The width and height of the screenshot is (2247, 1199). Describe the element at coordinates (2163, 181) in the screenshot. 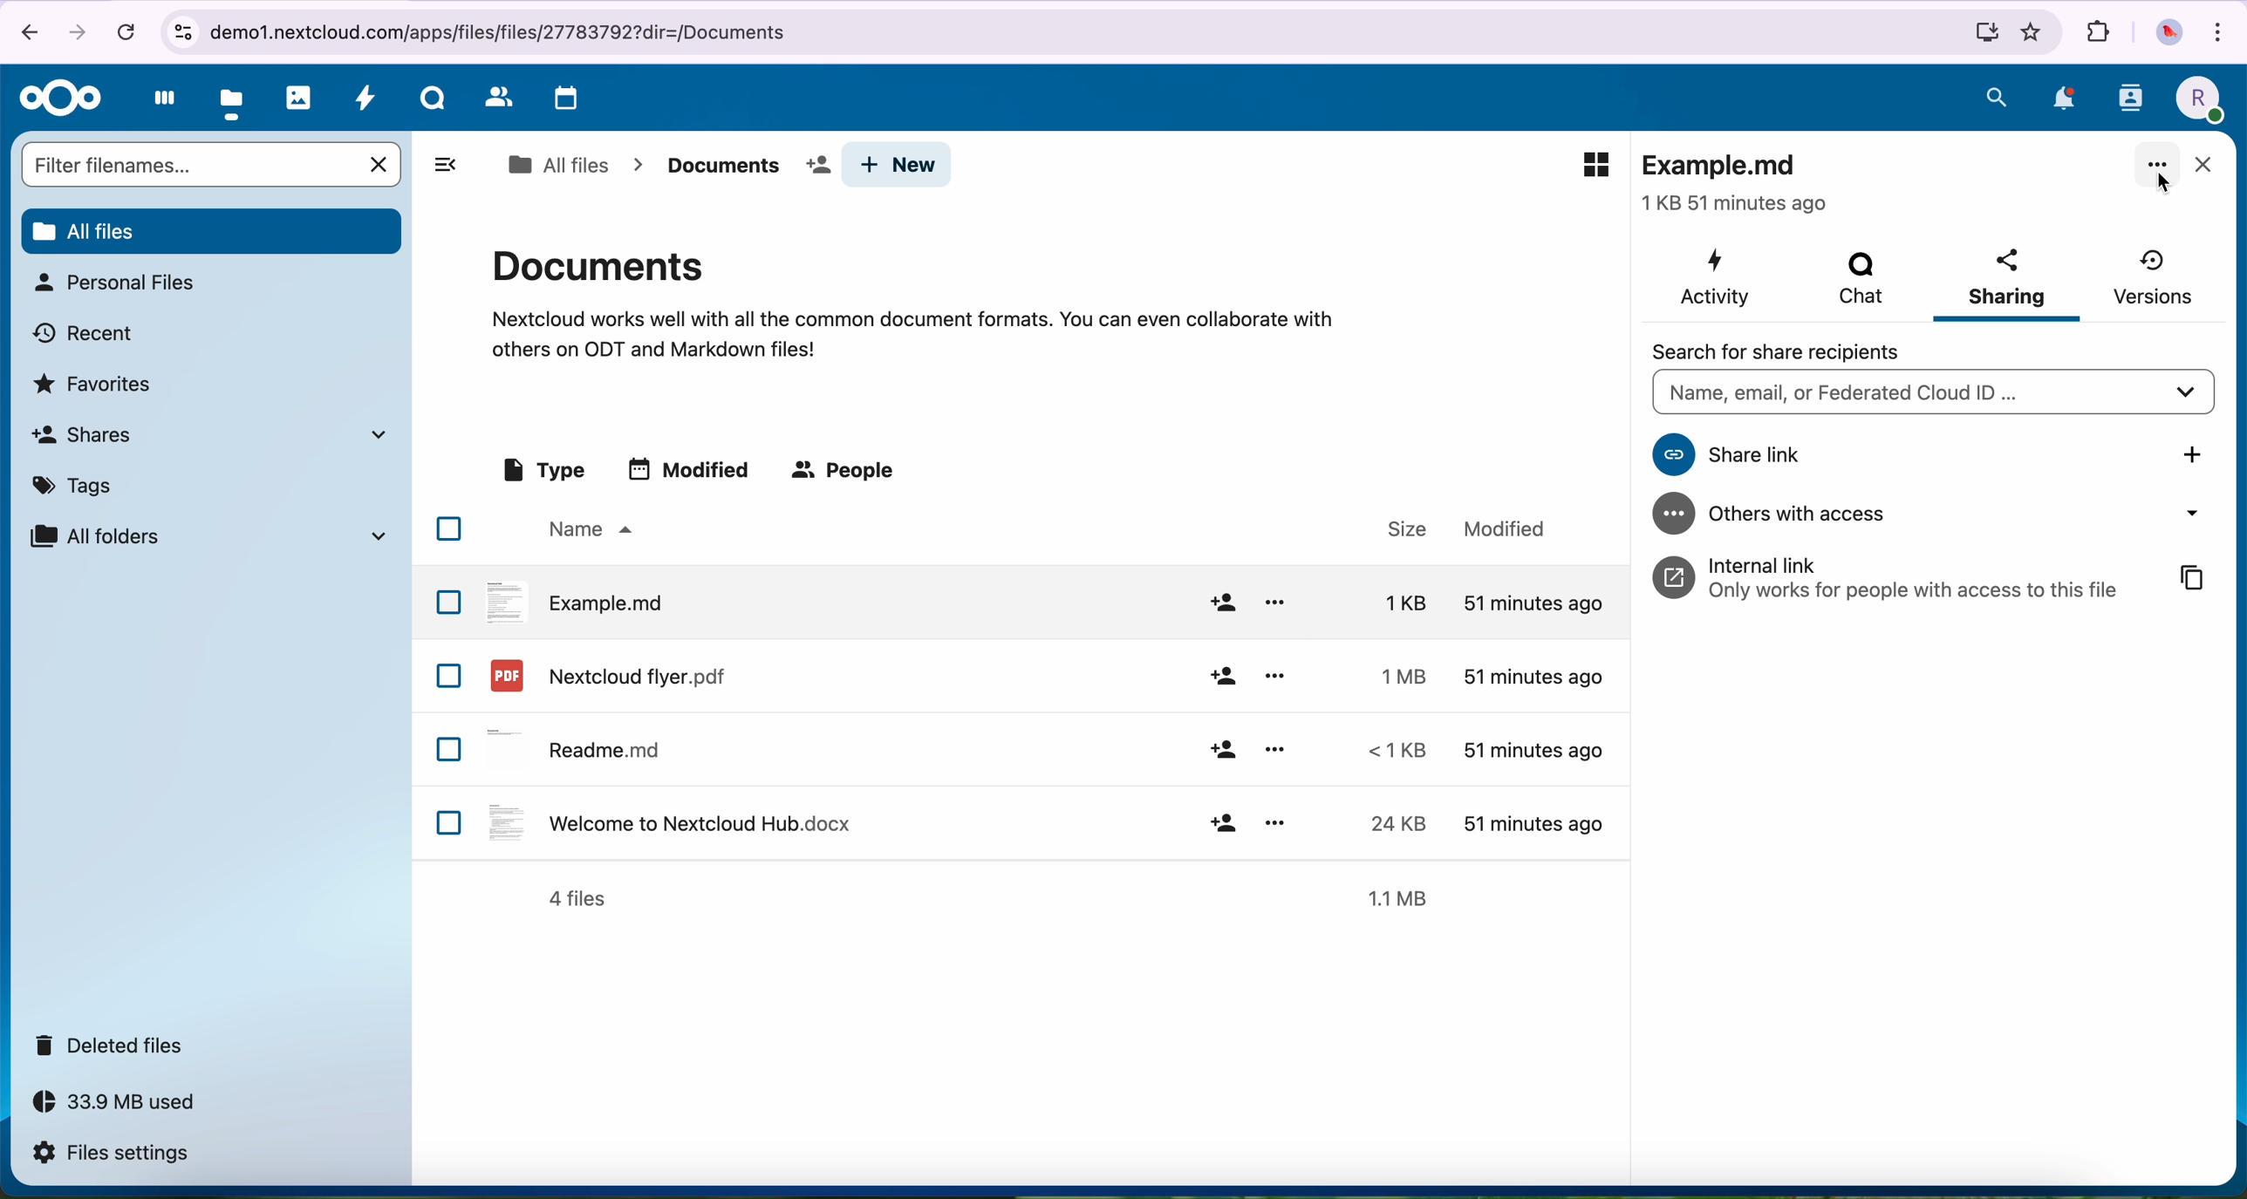

I see `cursor` at that location.